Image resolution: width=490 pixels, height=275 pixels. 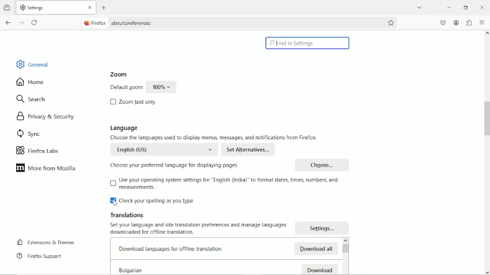 I want to click on Find in settings, so click(x=307, y=43).